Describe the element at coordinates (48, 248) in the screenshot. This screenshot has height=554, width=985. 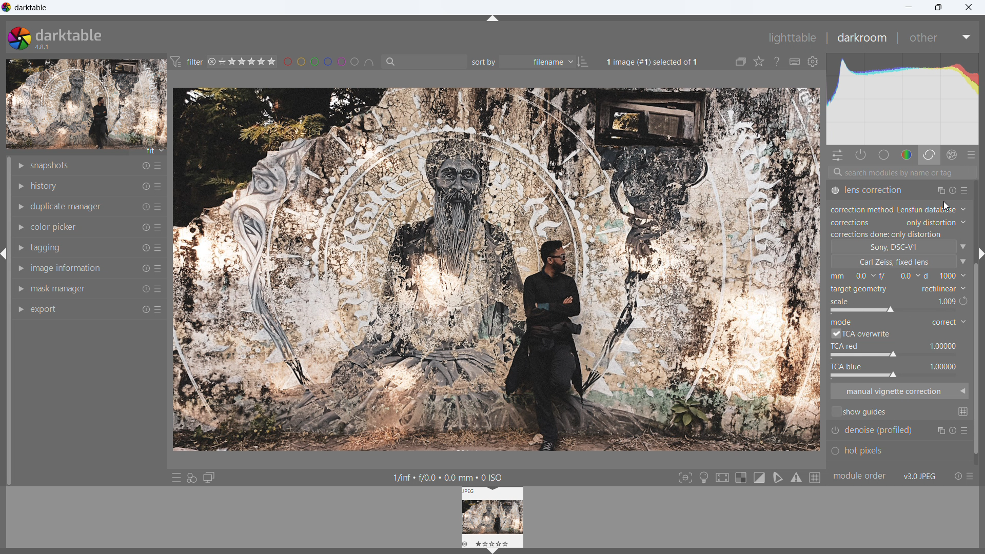
I see `tagging` at that location.